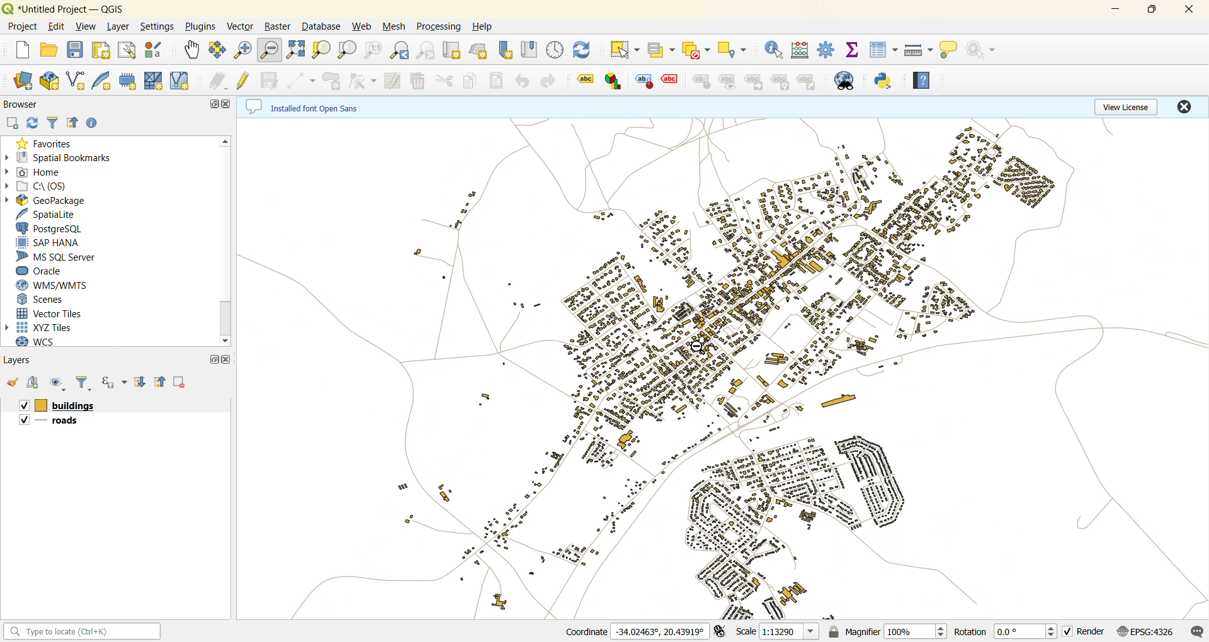 The height and width of the screenshot is (642, 1209). I want to click on status bar, so click(84, 633).